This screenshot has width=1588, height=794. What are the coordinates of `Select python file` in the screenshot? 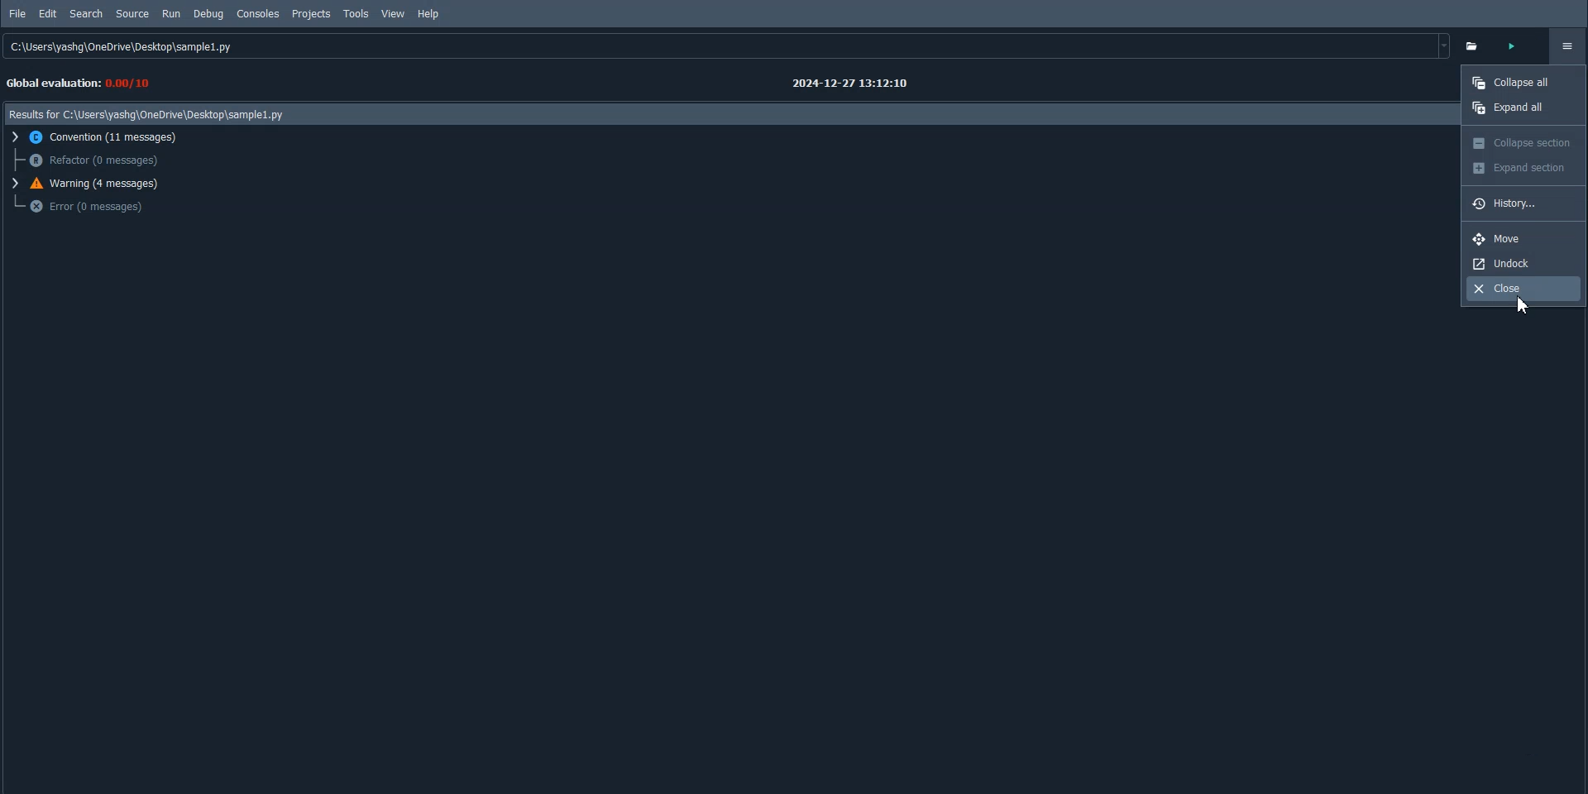 It's located at (1477, 45).